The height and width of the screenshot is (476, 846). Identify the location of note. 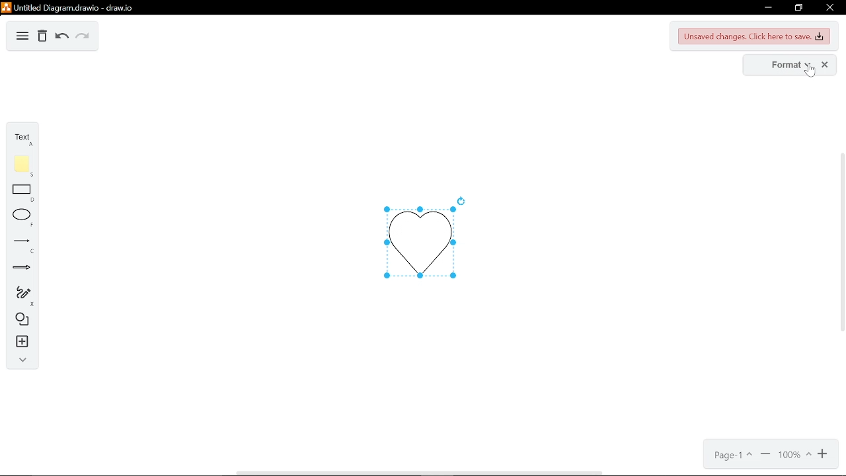
(21, 166).